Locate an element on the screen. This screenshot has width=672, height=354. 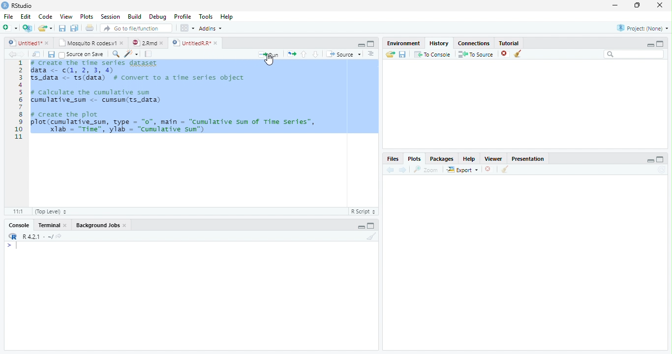
Delete is located at coordinates (488, 169).